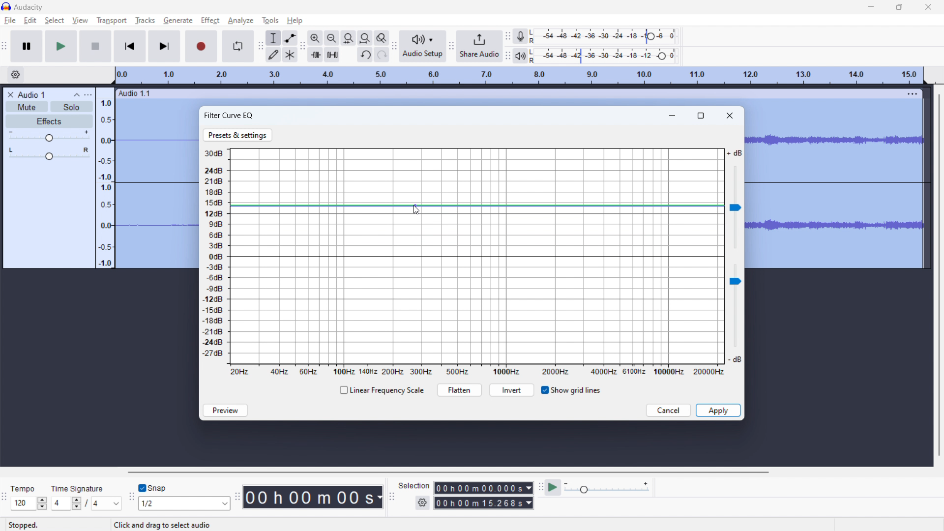  I want to click on fit project to width, so click(365, 37).